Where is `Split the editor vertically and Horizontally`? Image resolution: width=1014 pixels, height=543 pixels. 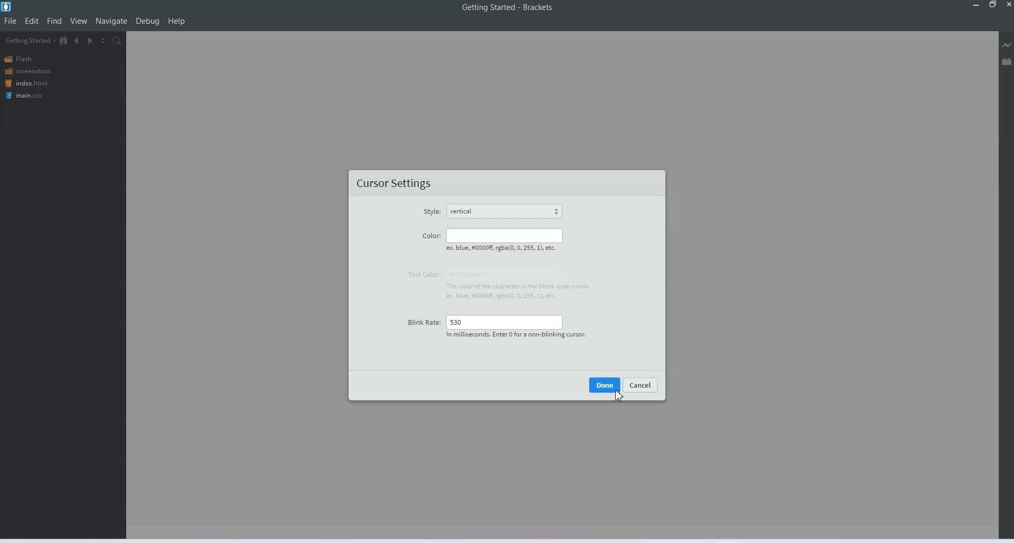
Split the editor vertically and Horizontally is located at coordinates (104, 42).